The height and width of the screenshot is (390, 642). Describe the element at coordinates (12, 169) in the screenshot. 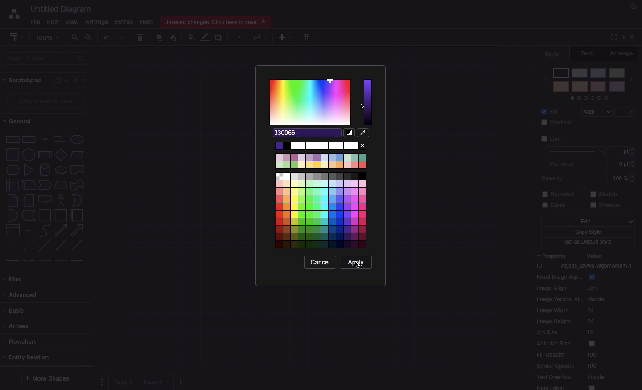

I see `hexagone` at that location.